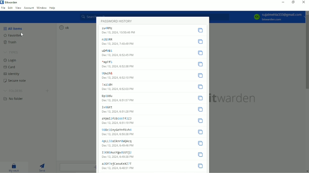  I want to click on Trash, so click(11, 43).